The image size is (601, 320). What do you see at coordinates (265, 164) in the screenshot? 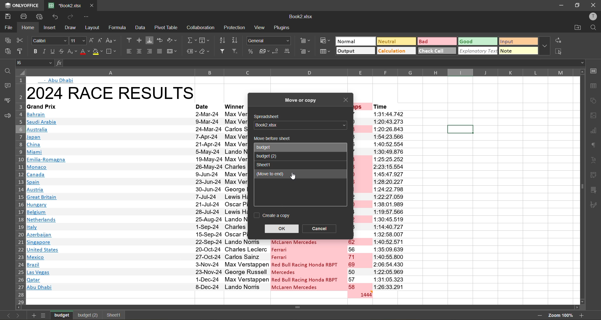
I see `sheet name` at bounding box center [265, 164].